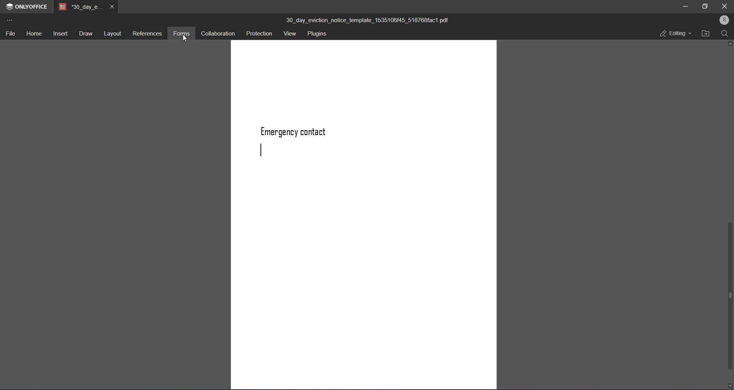 Image resolution: width=734 pixels, height=390 pixels. Describe the element at coordinates (183, 38) in the screenshot. I see `cursor` at that location.